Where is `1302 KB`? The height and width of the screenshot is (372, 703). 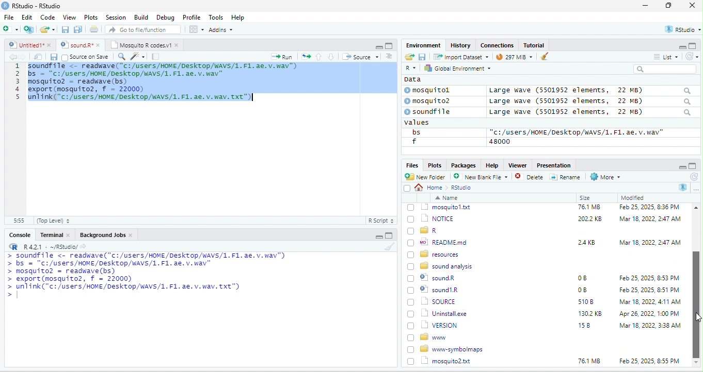 1302 KB is located at coordinates (591, 363).